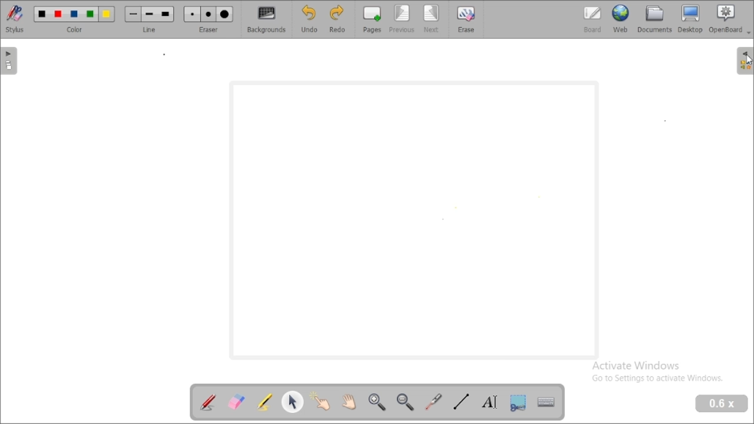 The height and width of the screenshot is (424, 754). Describe the element at coordinates (467, 19) in the screenshot. I see `erase` at that location.